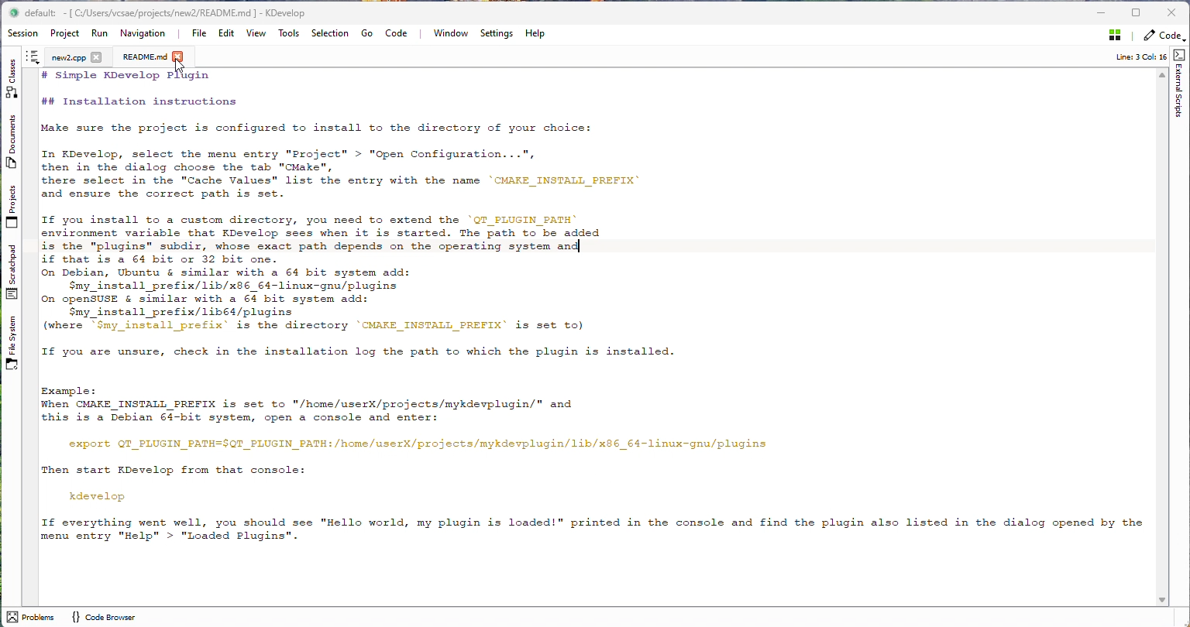 The width and height of the screenshot is (1190, 627). Describe the element at coordinates (144, 34) in the screenshot. I see `Navigation` at that location.